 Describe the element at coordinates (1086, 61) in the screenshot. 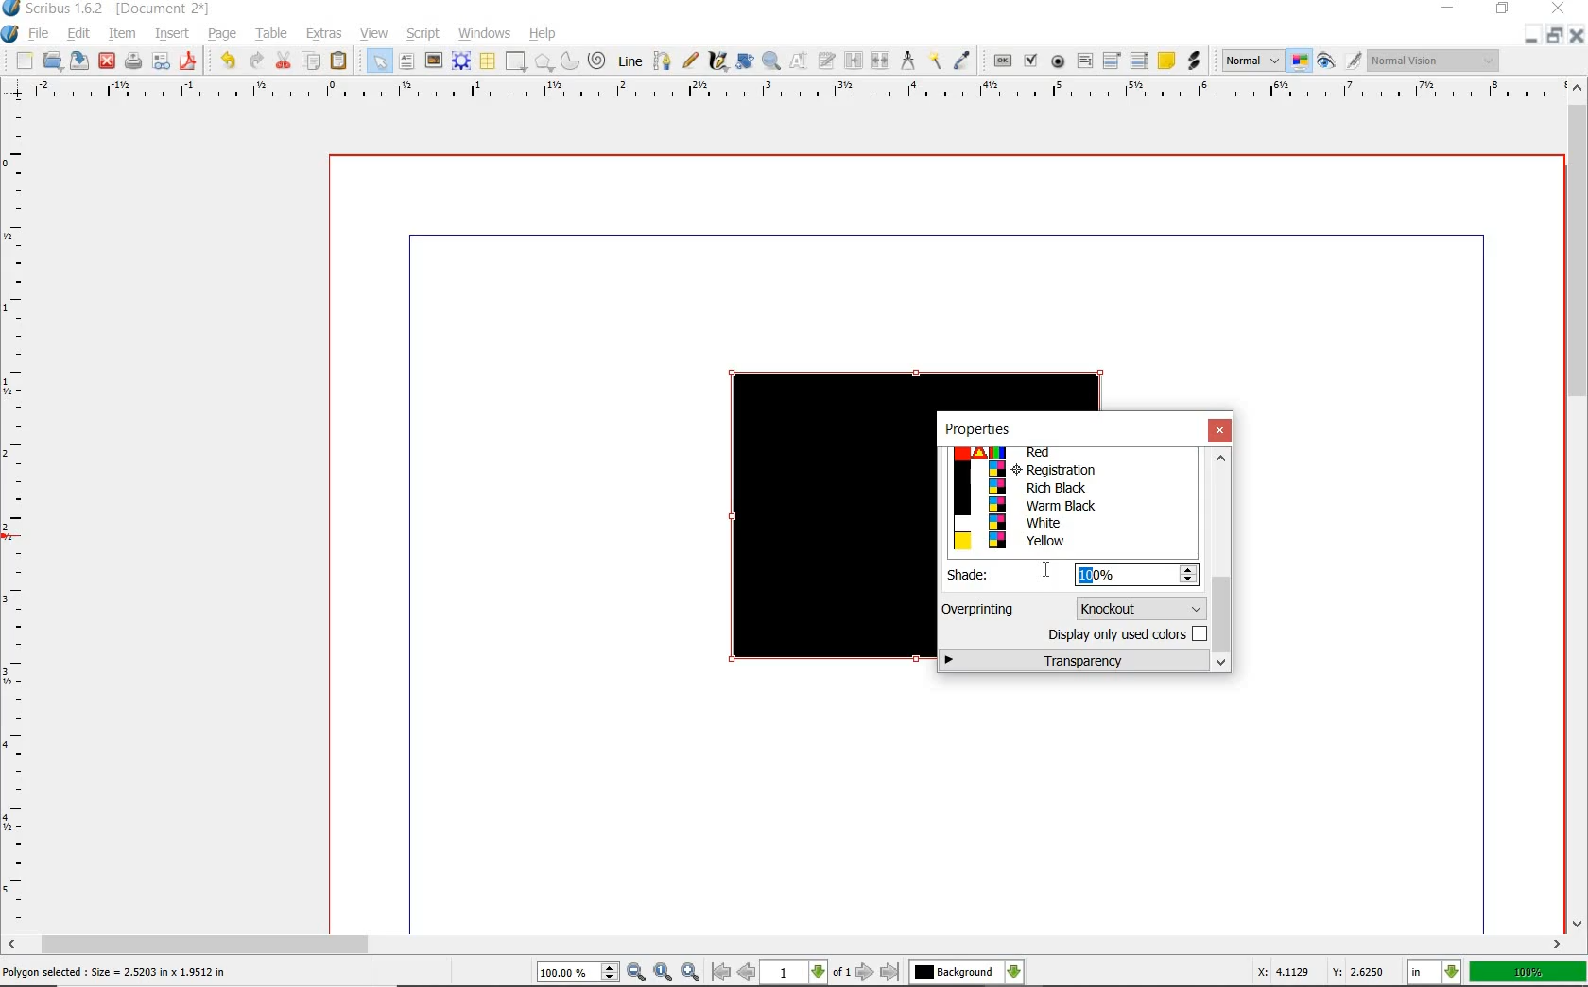

I see `pdf text field` at that location.